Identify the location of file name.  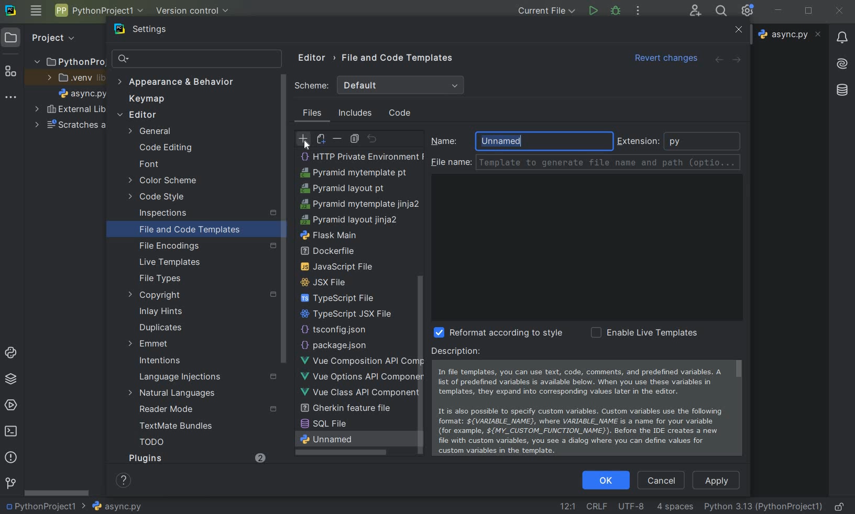
(588, 164).